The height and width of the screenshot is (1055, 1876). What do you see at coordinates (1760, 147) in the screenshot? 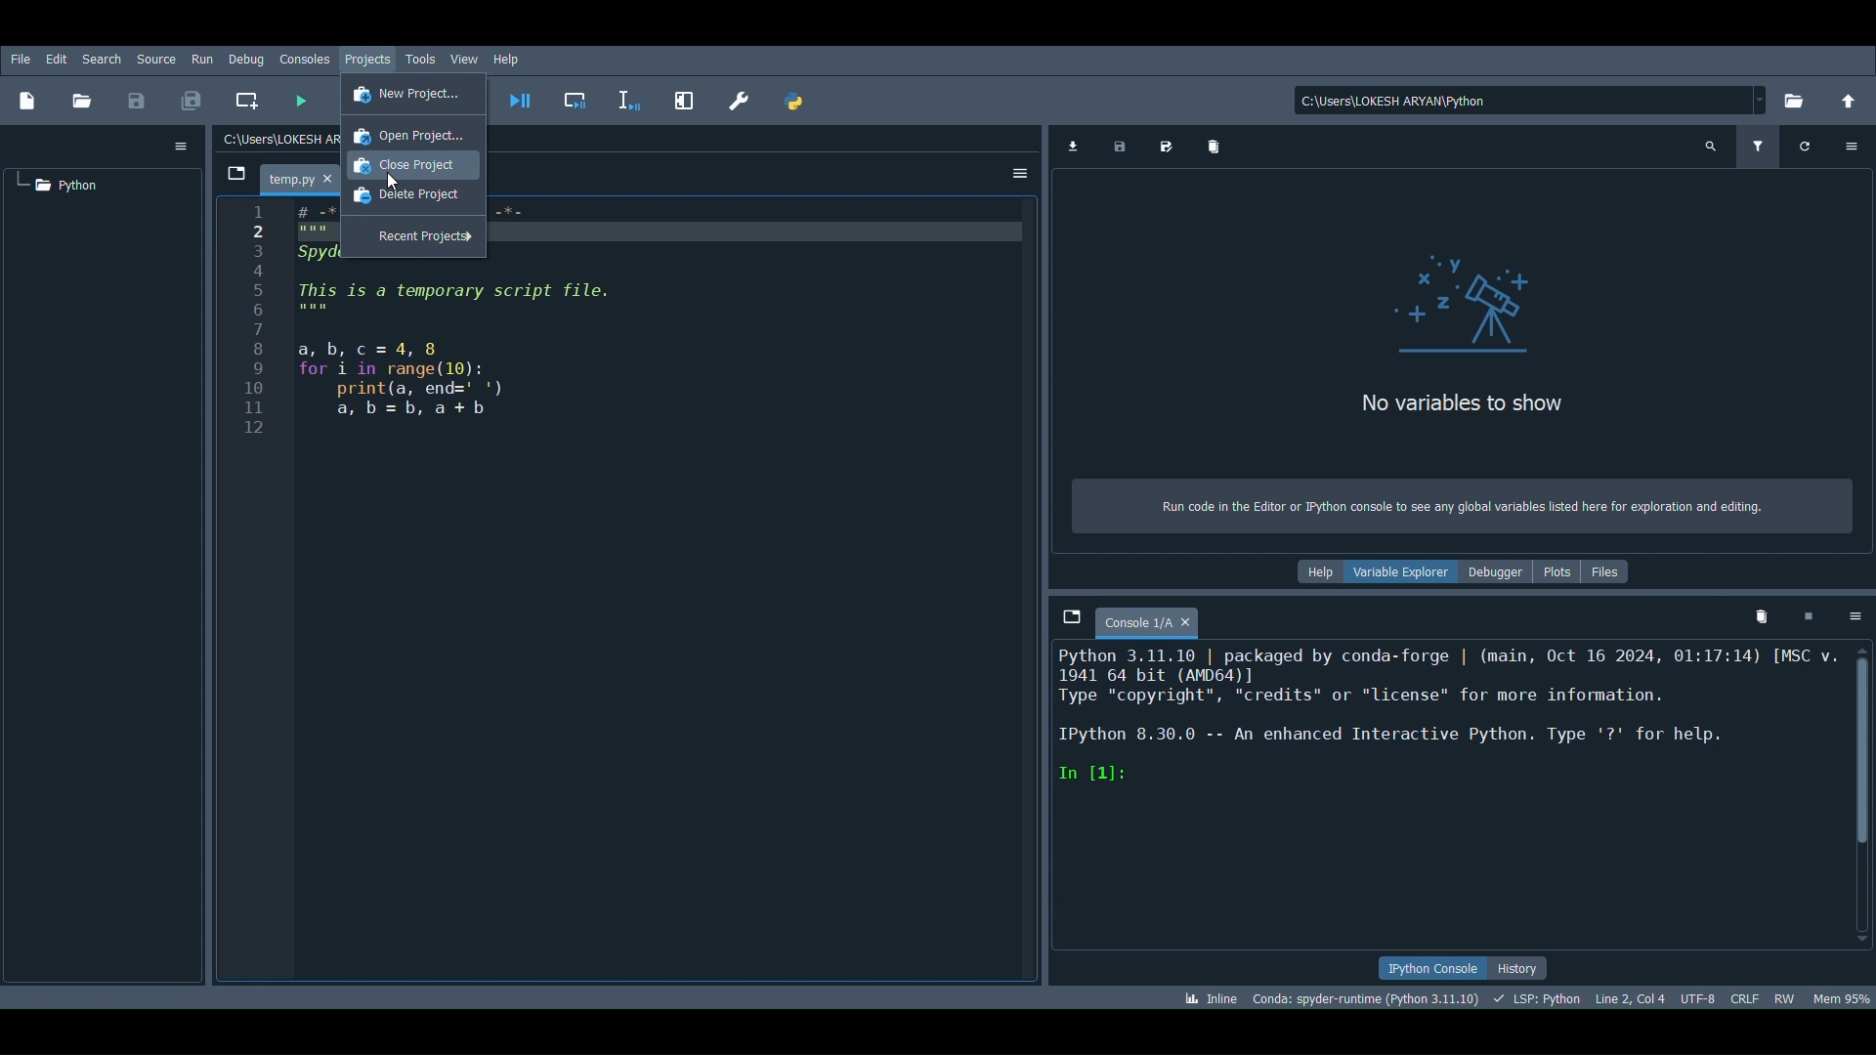
I see `Filter variables` at bounding box center [1760, 147].